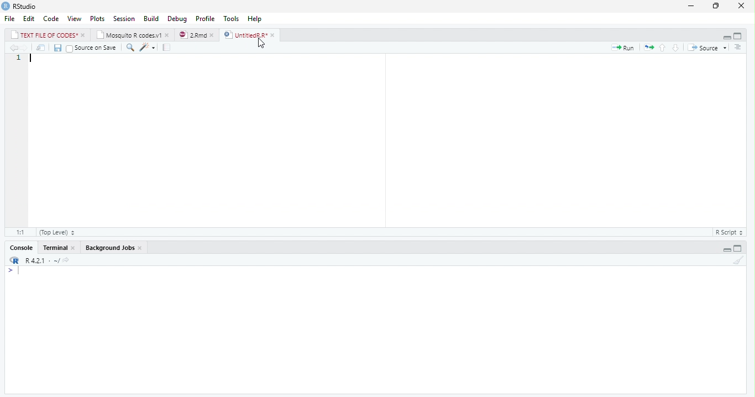 This screenshot has width=755, height=397. What do you see at coordinates (42, 48) in the screenshot?
I see `show in new window` at bounding box center [42, 48].